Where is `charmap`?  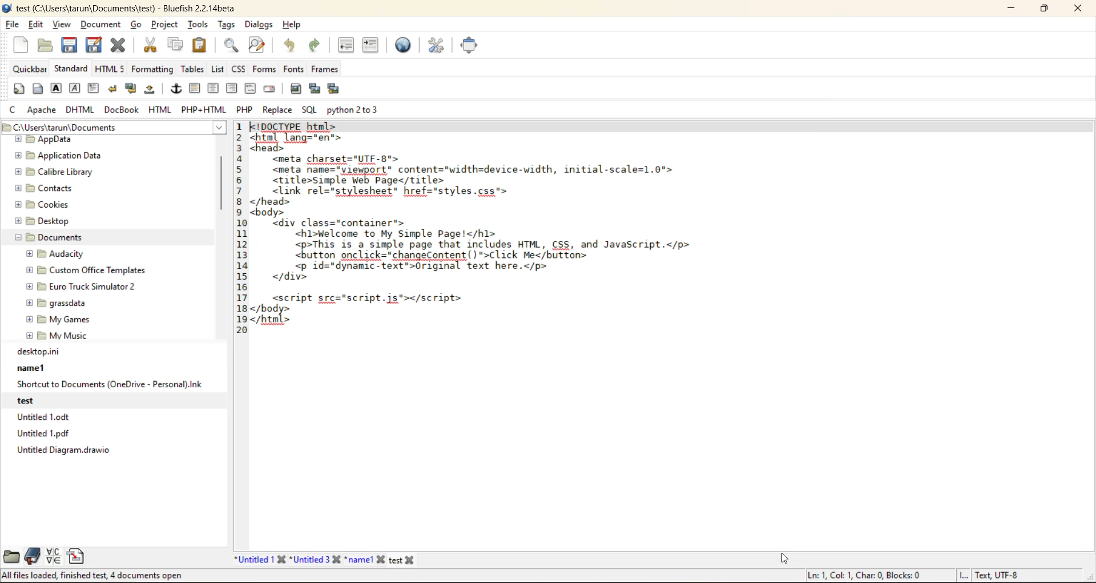 charmap is located at coordinates (55, 556).